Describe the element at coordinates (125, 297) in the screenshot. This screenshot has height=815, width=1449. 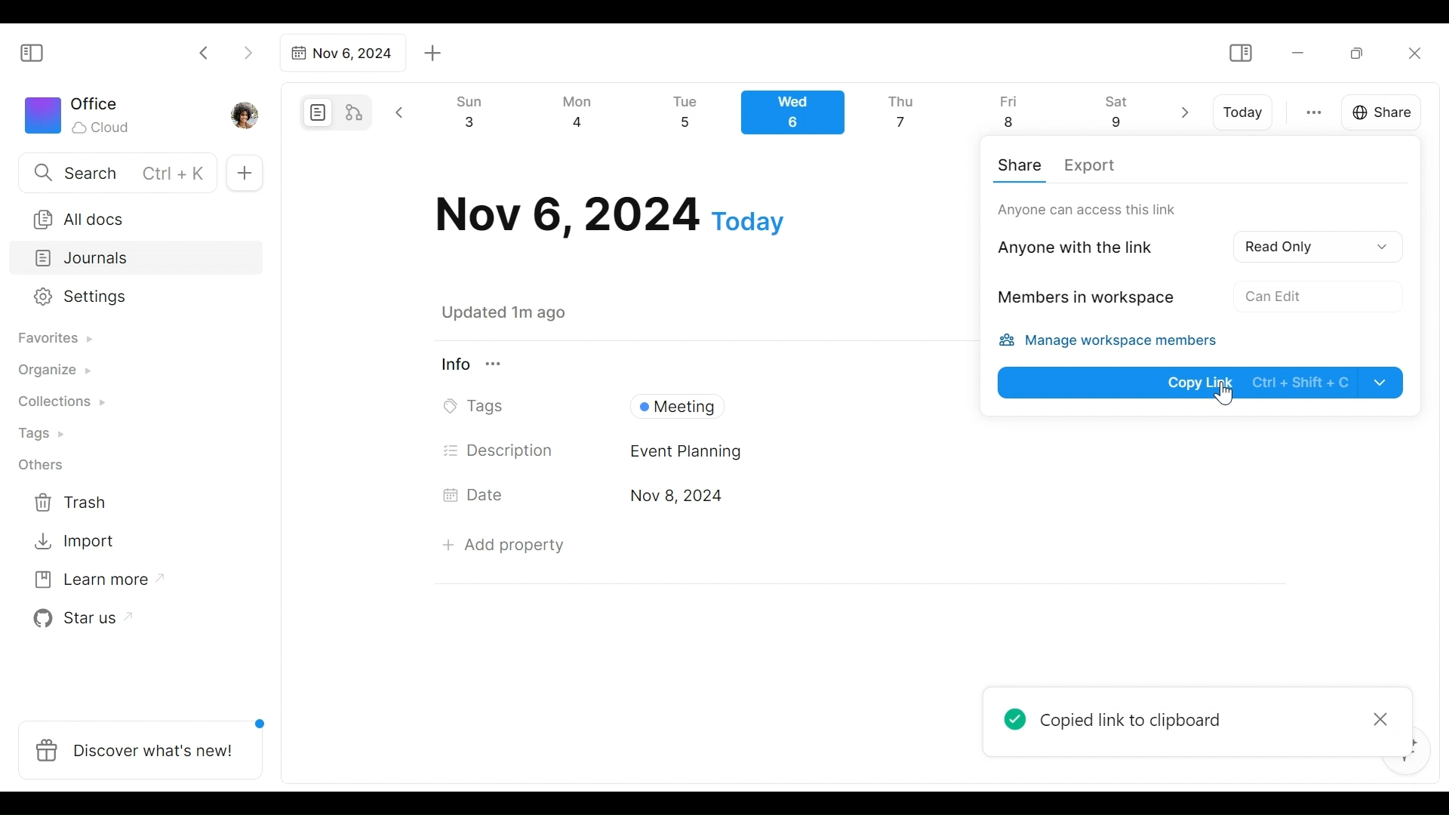
I see `Settings` at that location.